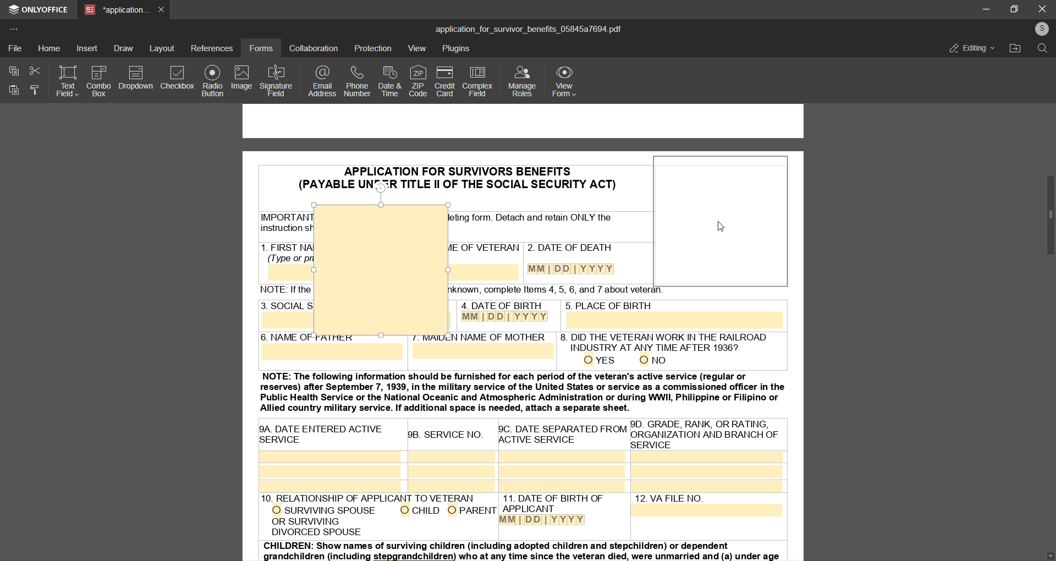 The image size is (1056, 561). What do you see at coordinates (33, 70) in the screenshot?
I see `cut` at bounding box center [33, 70].